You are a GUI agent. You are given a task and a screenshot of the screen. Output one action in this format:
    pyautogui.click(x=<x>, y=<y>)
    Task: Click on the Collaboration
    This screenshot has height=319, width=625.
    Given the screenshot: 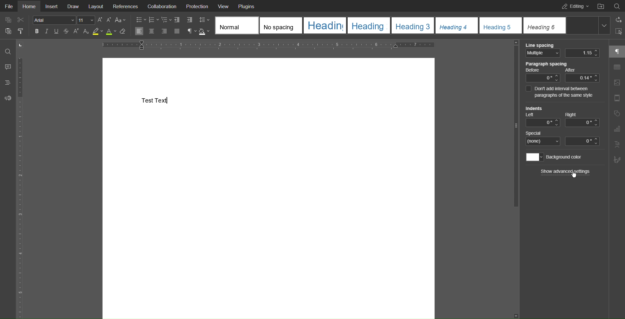 What is the action you would take?
    pyautogui.click(x=160, y=6)
    